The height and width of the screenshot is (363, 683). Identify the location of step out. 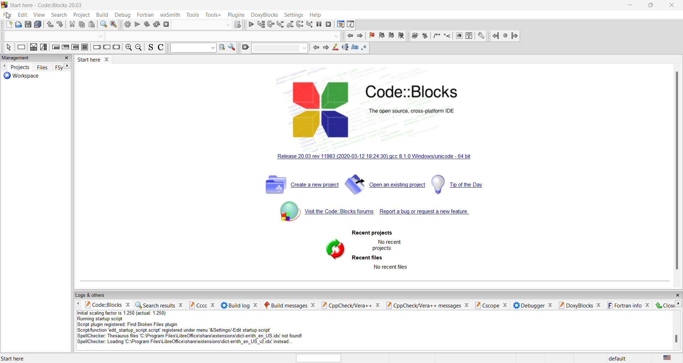
(279, 24).